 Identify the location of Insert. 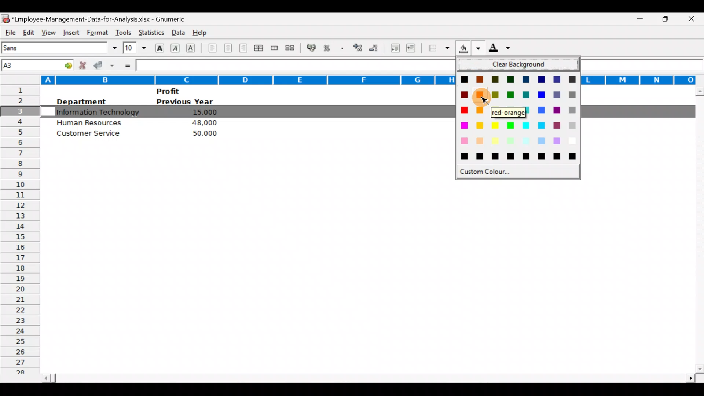
(70, 32).